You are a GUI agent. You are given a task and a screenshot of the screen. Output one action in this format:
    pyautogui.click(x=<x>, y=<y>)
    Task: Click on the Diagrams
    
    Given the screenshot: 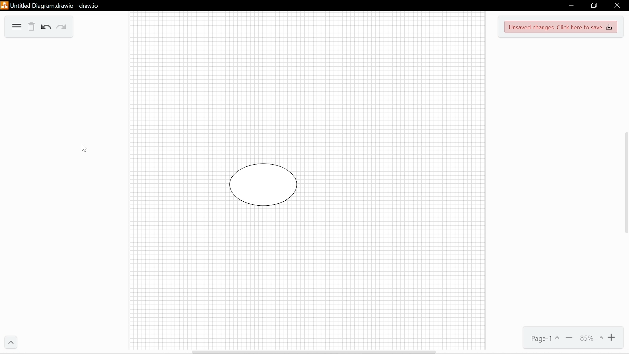 What is the action you would take?
    pyautogui.click(x=17, y=28)
    